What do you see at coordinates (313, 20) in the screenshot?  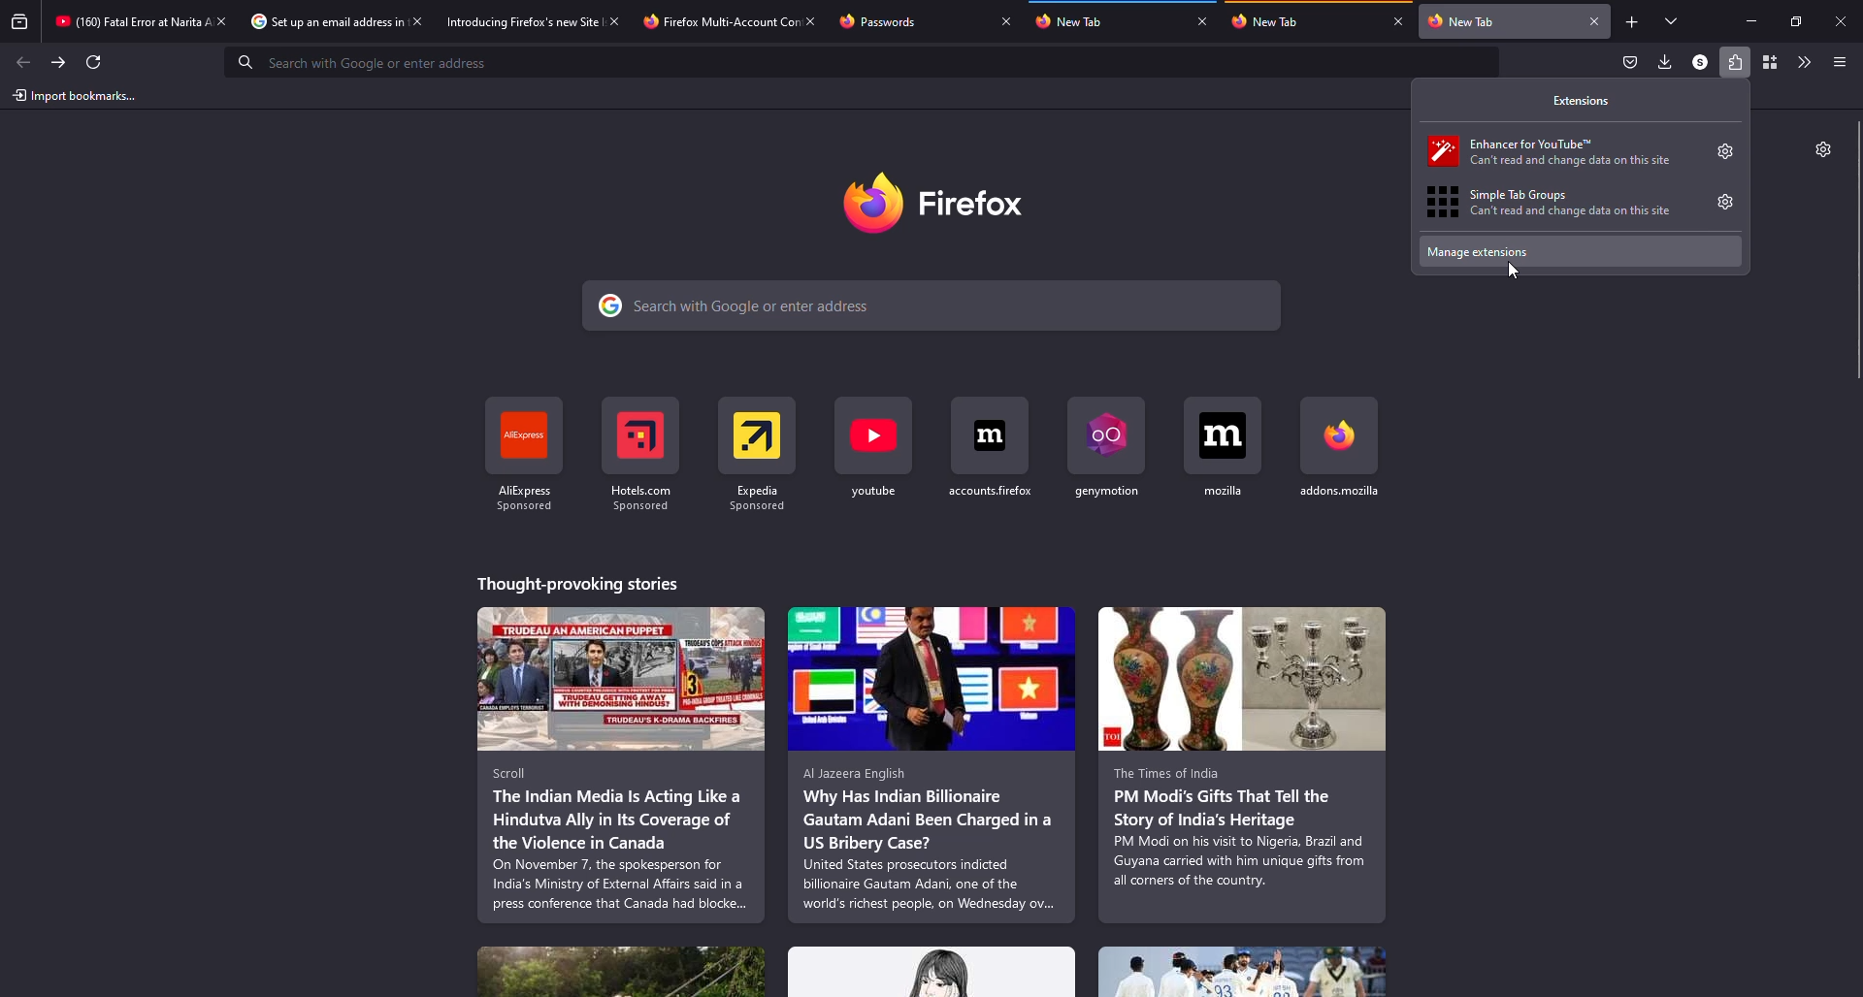 I see `tab` at bounding box center [313, 20].